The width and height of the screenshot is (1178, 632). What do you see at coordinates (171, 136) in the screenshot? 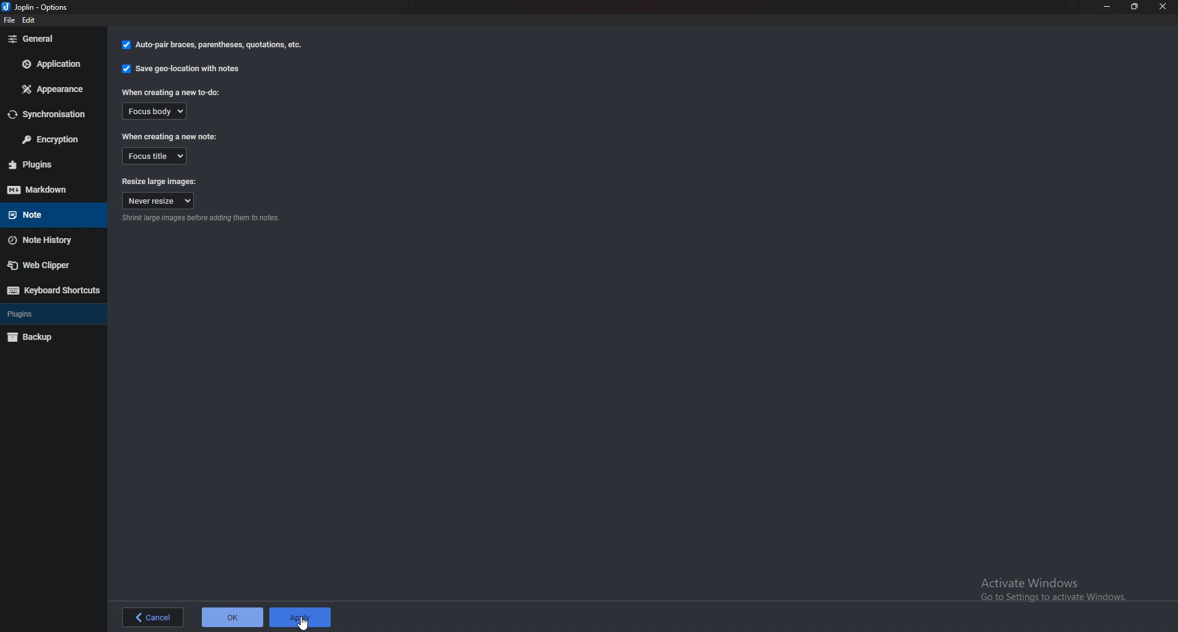
I see `When creating a new note` at bounding box center [171, 136].